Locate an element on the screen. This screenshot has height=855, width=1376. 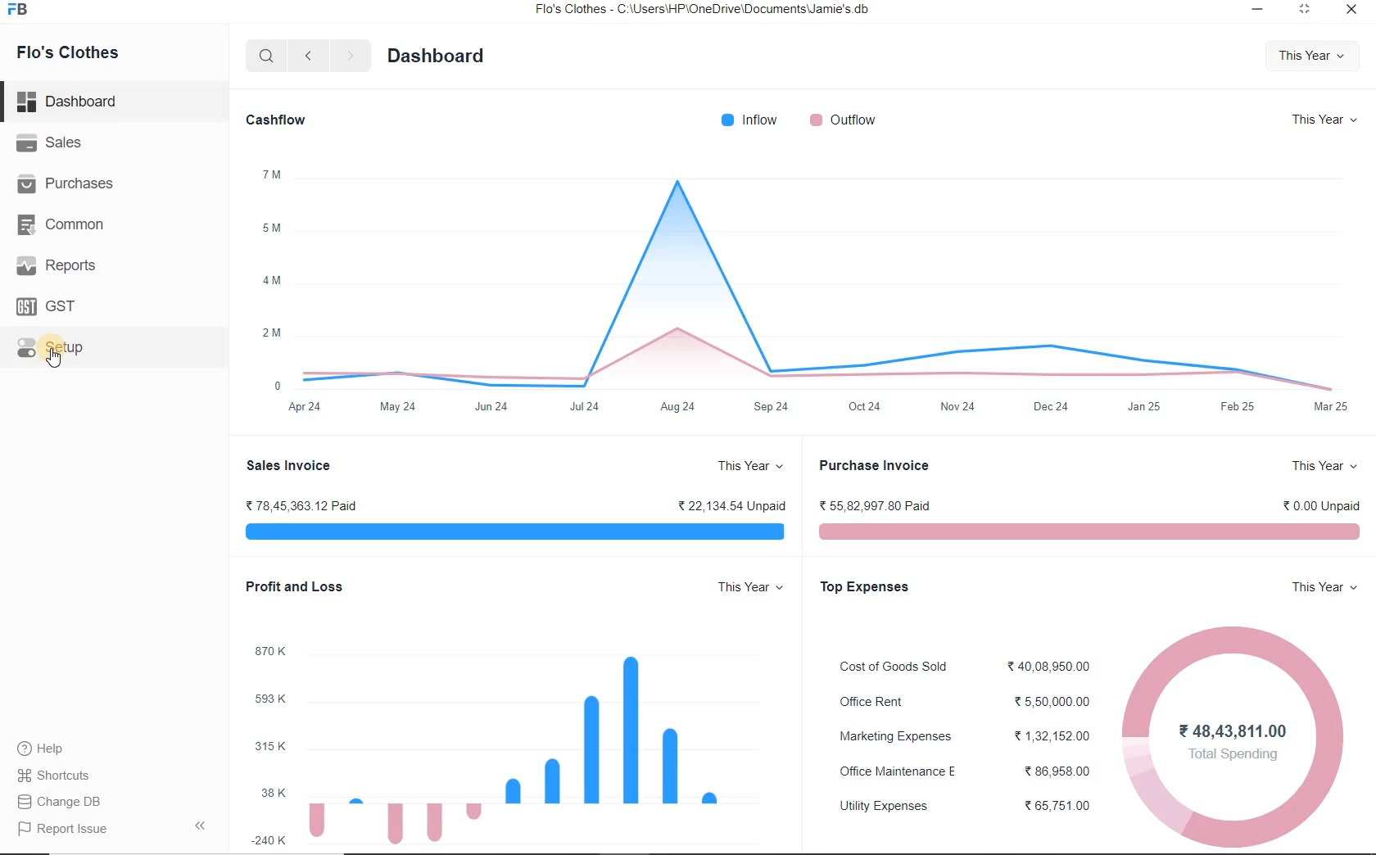
Flo's Clothes is located at coordinates (70, 51).